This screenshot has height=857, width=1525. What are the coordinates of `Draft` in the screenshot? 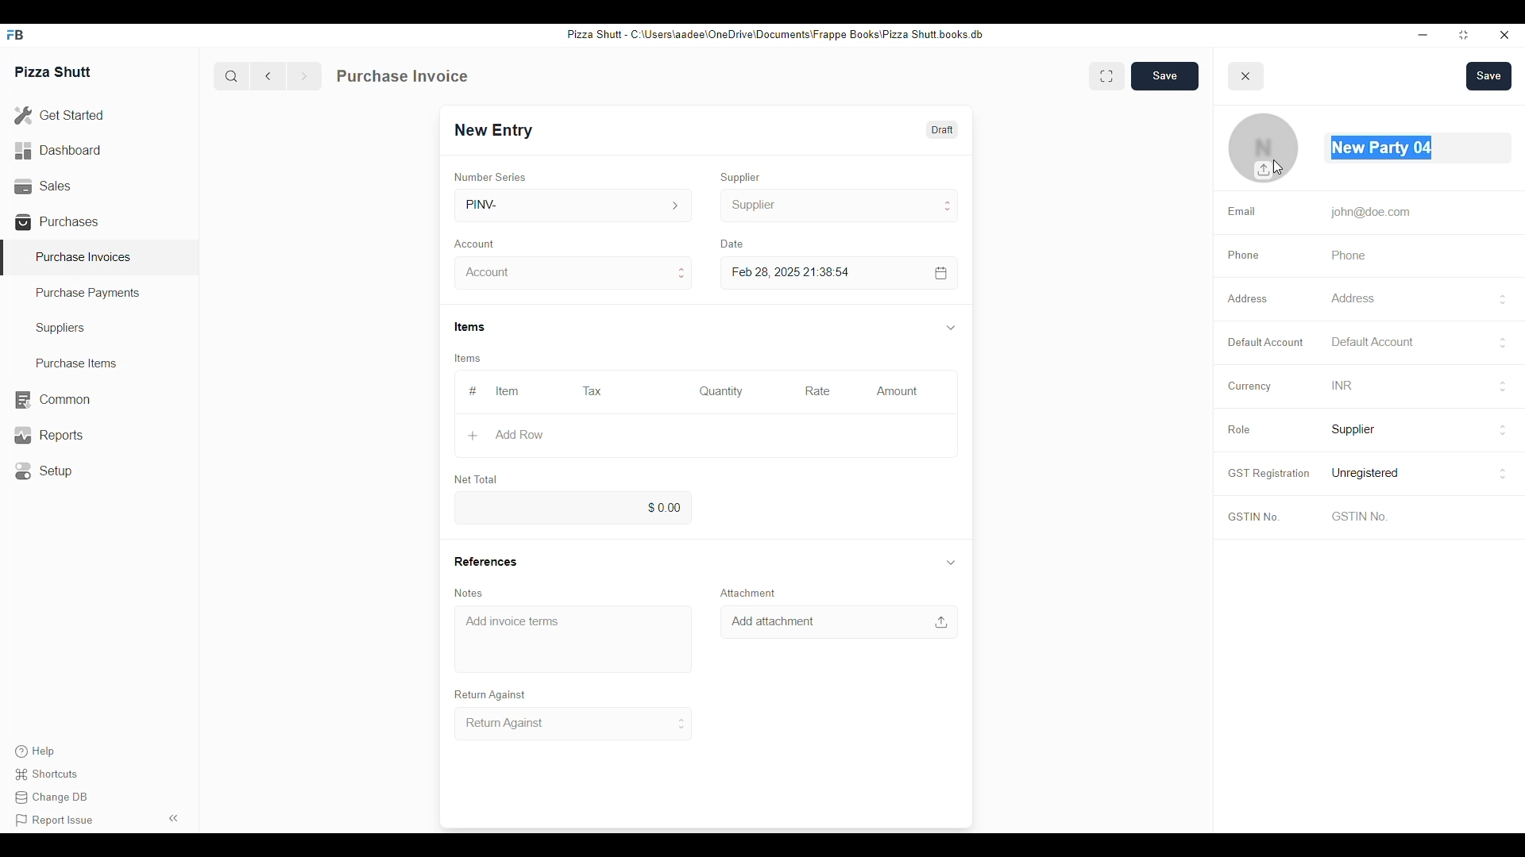 It's located at (940, 129).